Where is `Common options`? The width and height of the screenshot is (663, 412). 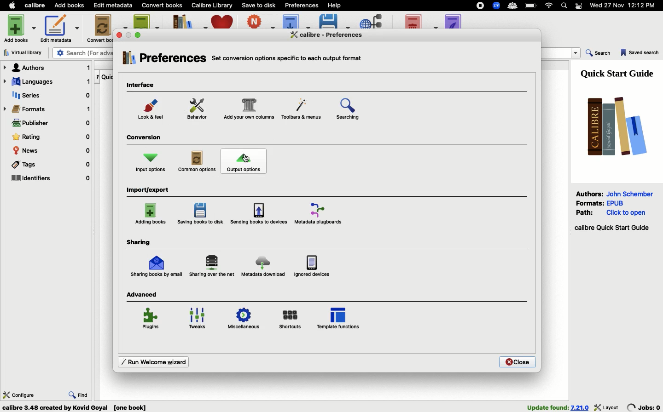
Common options is located at coordinates (198, 162).